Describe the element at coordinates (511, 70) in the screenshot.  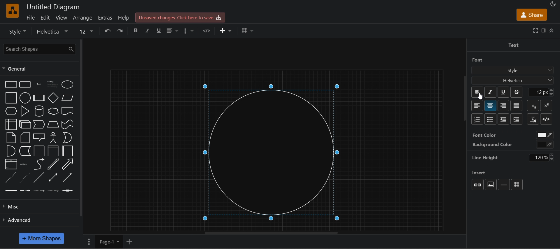
I see `style` at that location.